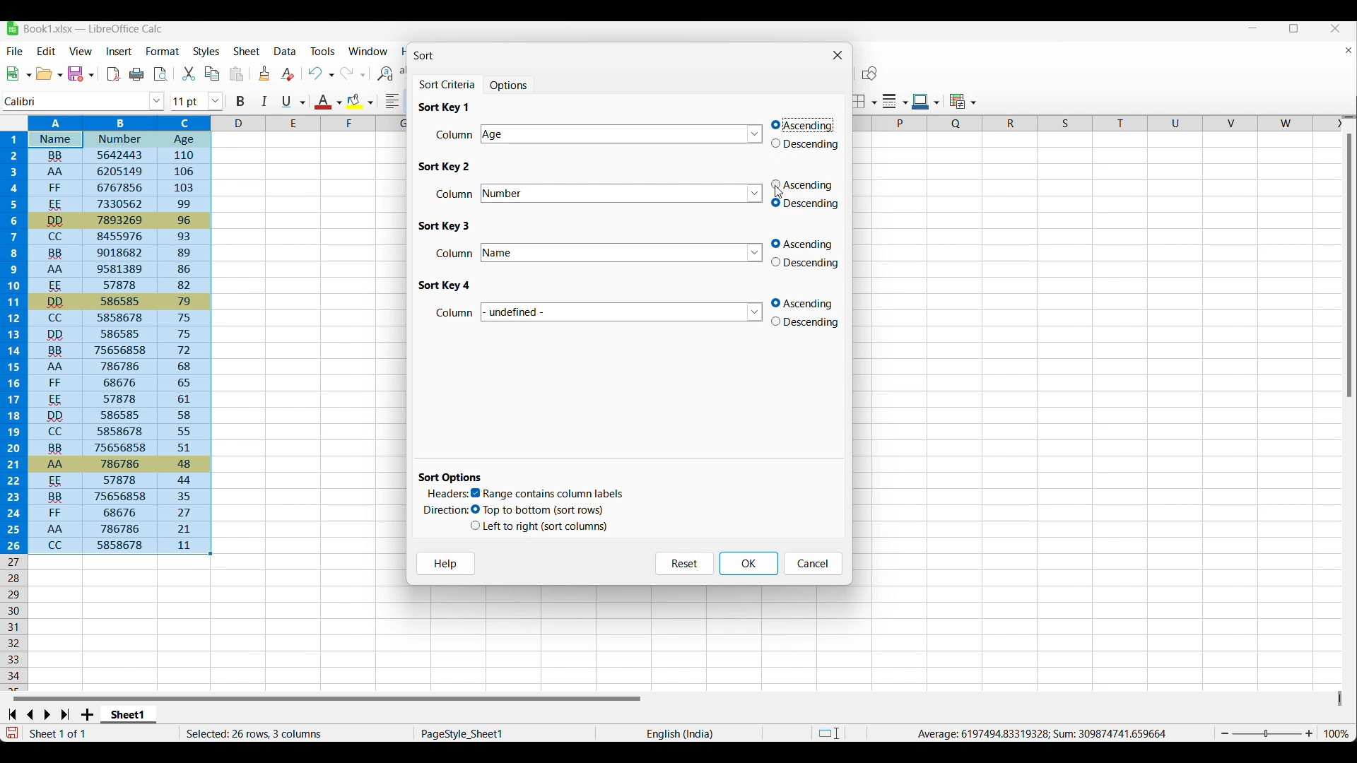  Describe the element at coordinates (806, 264) in the screenshot. I see `descending` at that location.